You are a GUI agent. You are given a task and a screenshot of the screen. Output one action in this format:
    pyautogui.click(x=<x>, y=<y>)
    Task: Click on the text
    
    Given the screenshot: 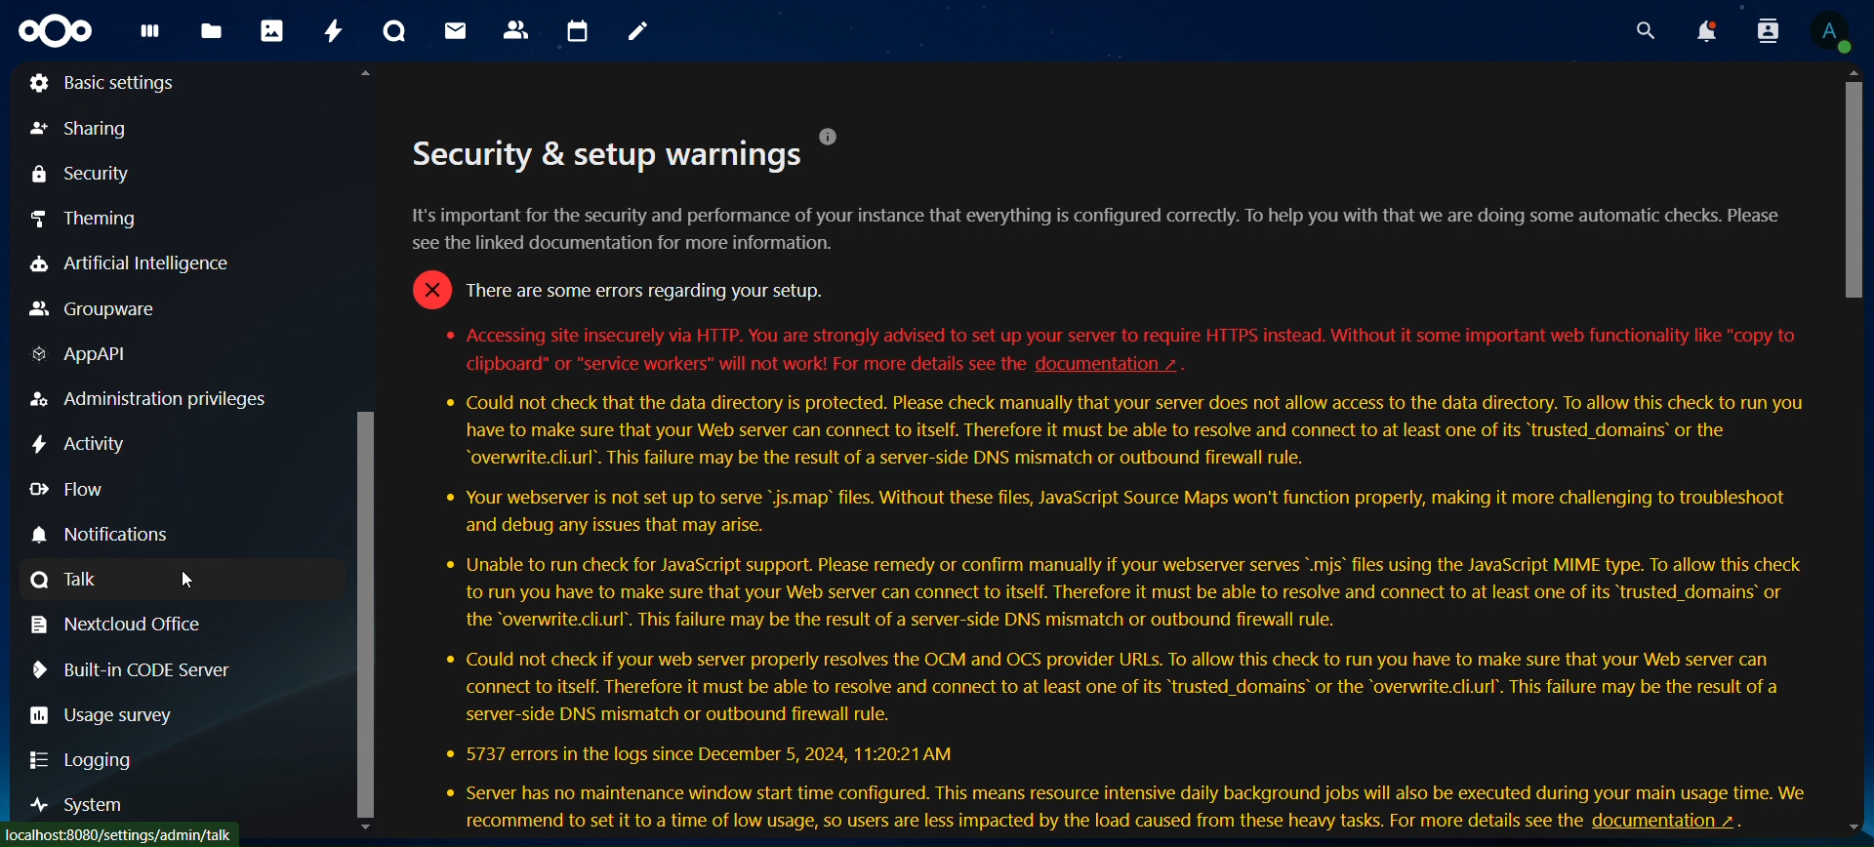 What is the action you would take?
    pyautogui.click(x=730, y=365)
    